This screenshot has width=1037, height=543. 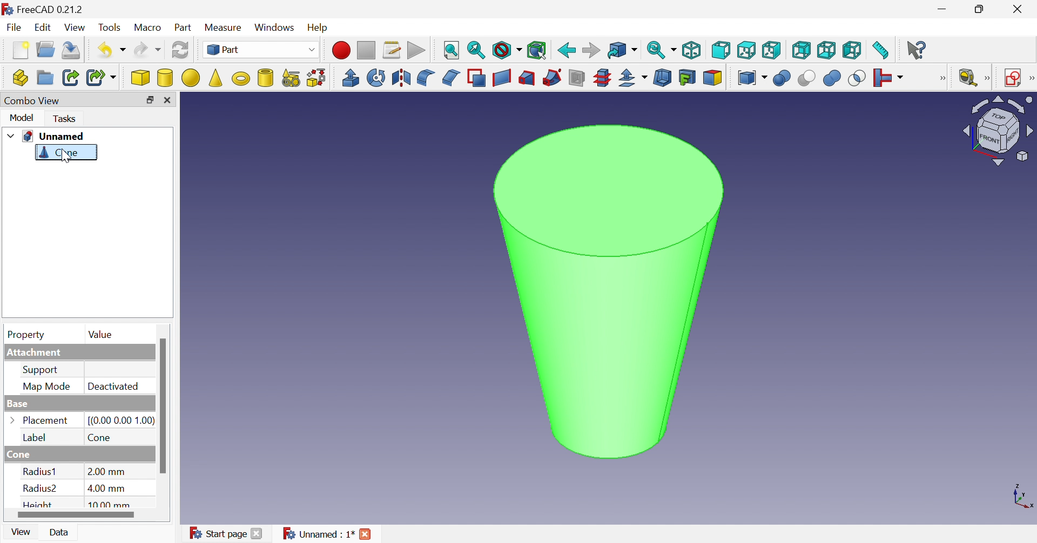 I want to click on Restore down, so click(x=151, y=100).